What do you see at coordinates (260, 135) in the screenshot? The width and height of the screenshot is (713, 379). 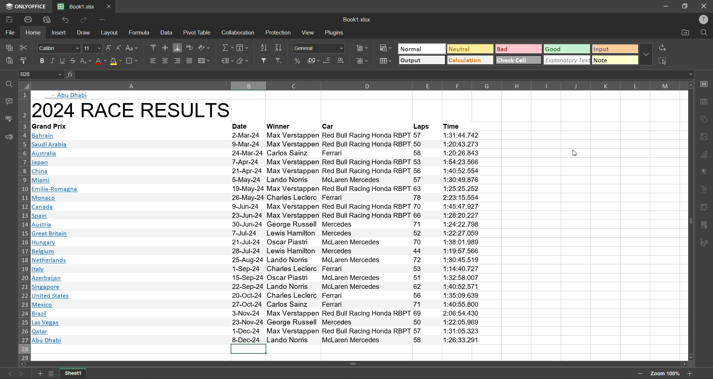 I see `Bahrain 2-Mar-24 Max Verstappen Red Bull Racing Honda RBPT 57 1:31:44.742` at bounding box center [260, 135].